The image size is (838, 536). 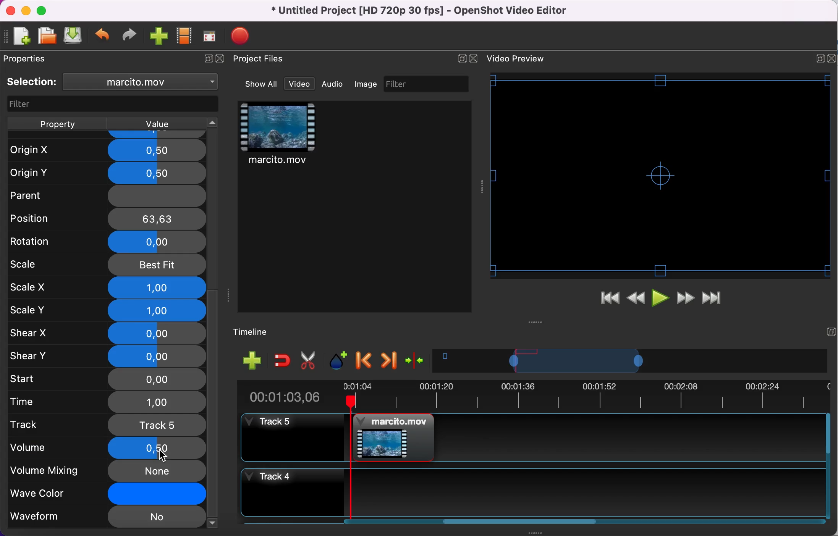 I want to click on volume mixing none, so click(x=107, y=471).